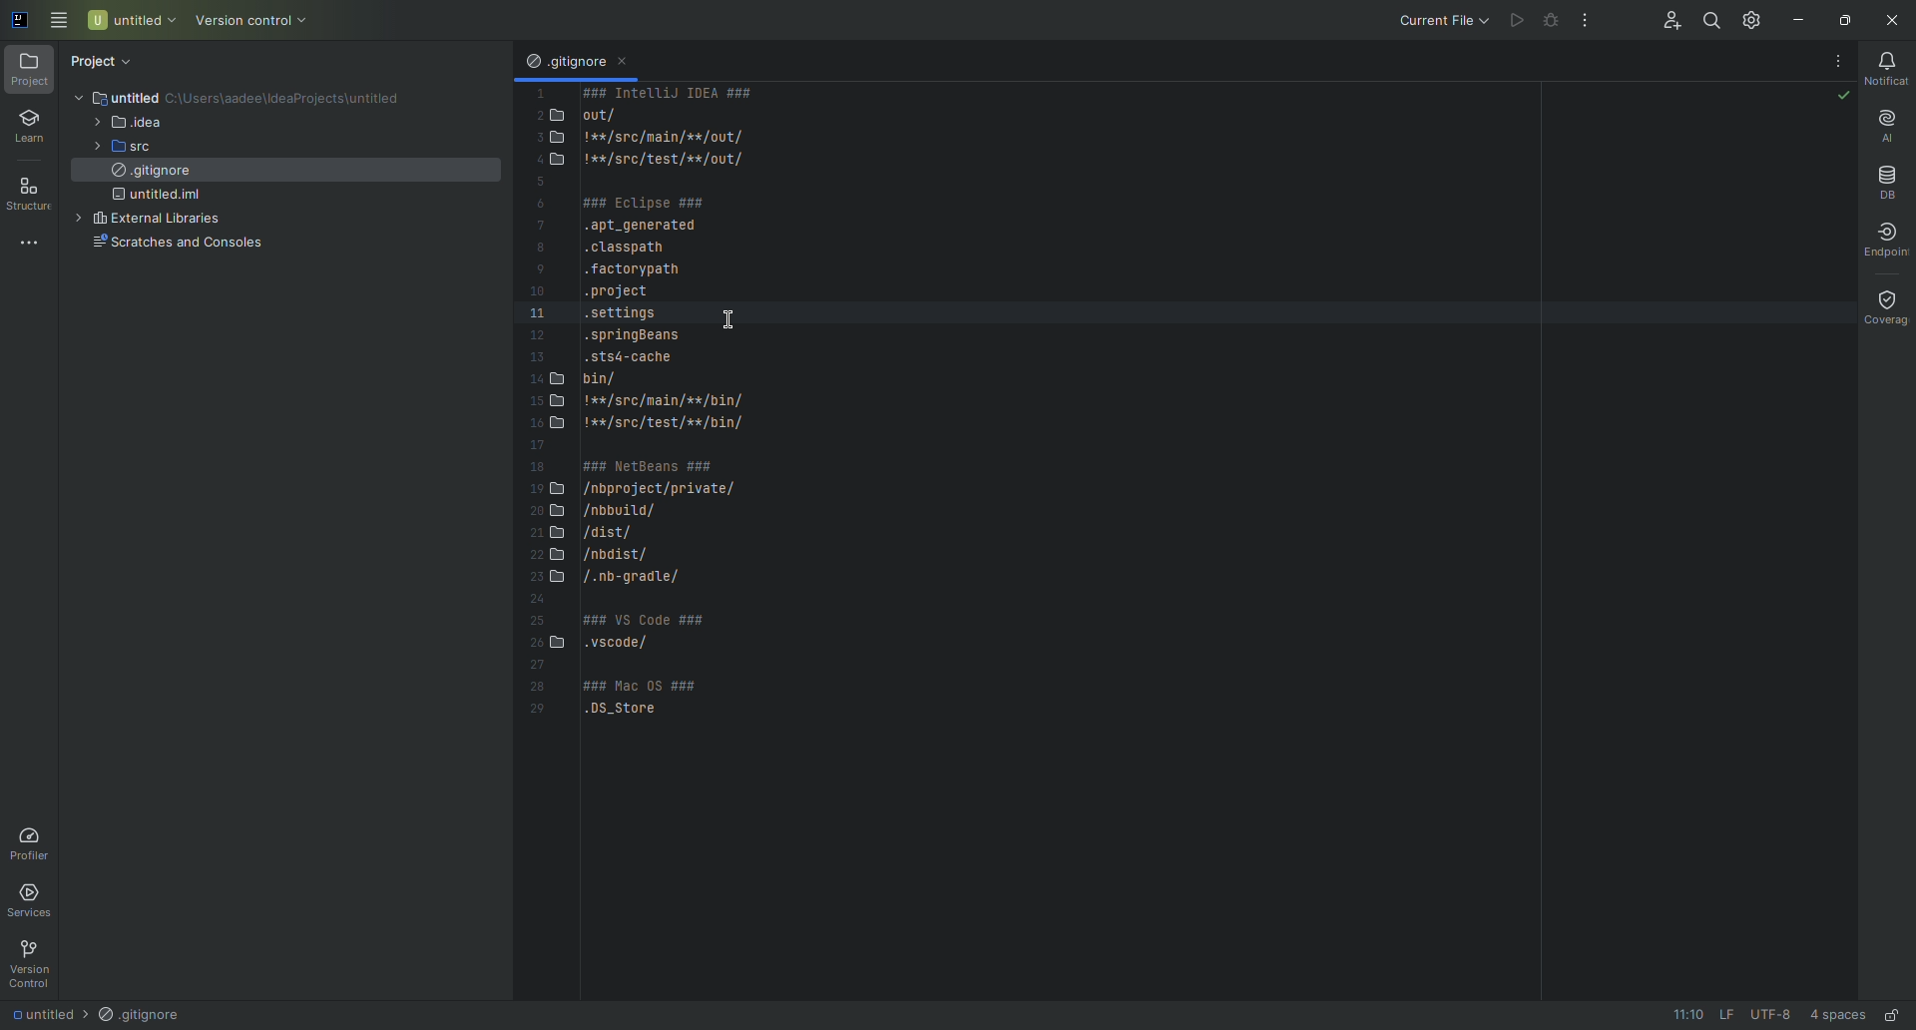  What do you see at coordinates (1659, 19) in the screenshot?
I see `Code With Me` at bounding box center [1659, 19].